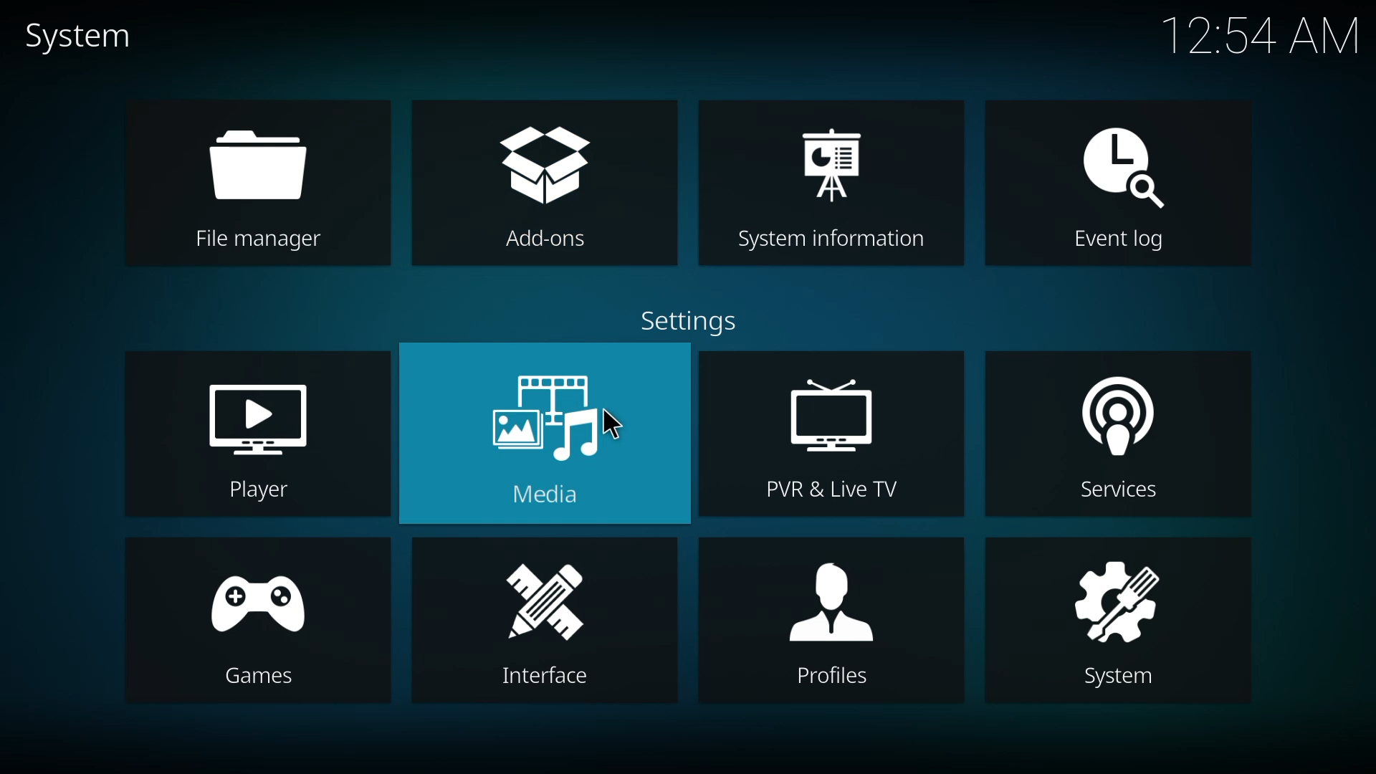  Describe the element at coordinates (836, 184) in the screenshot. I see `system information` at that location.